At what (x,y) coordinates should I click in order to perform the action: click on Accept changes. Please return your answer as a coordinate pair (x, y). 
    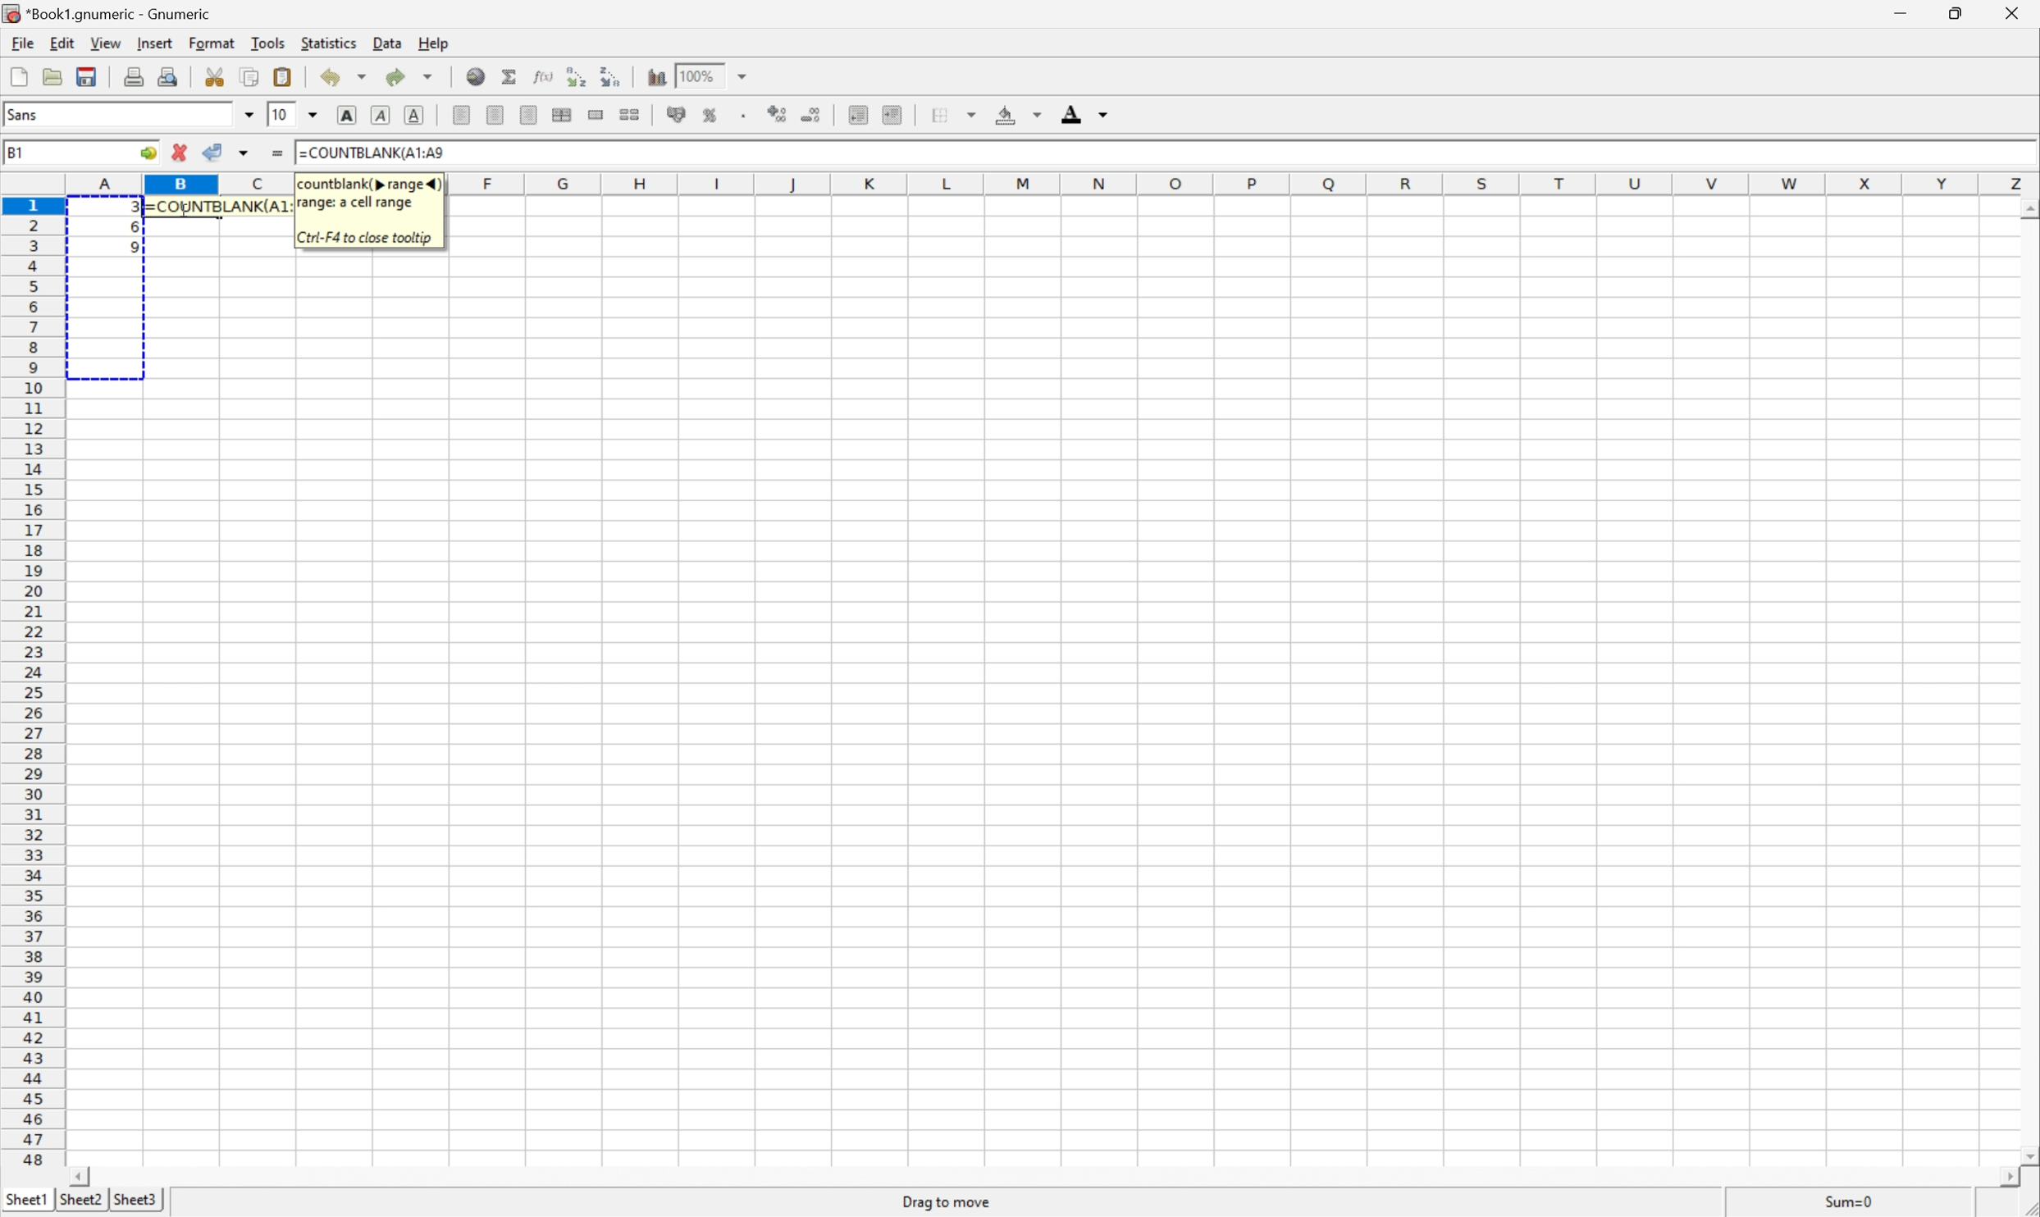
    Looking at the image, I should click on (214, 151).